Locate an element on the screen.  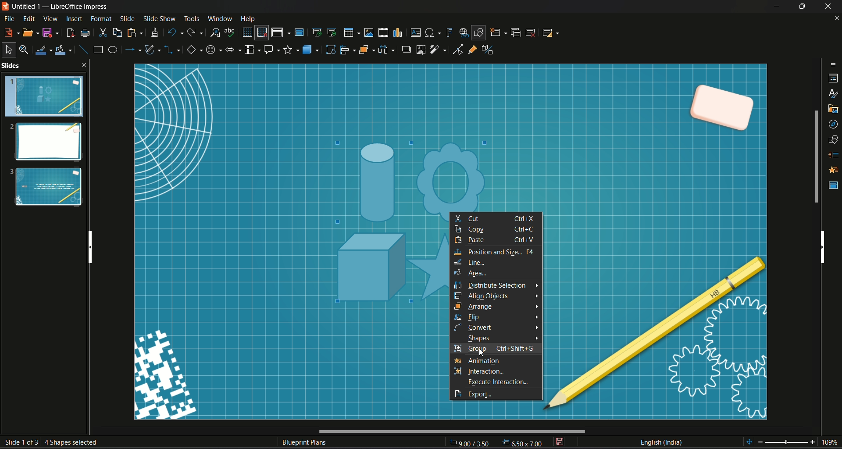
Slide show is located at coordinates (159, 18).